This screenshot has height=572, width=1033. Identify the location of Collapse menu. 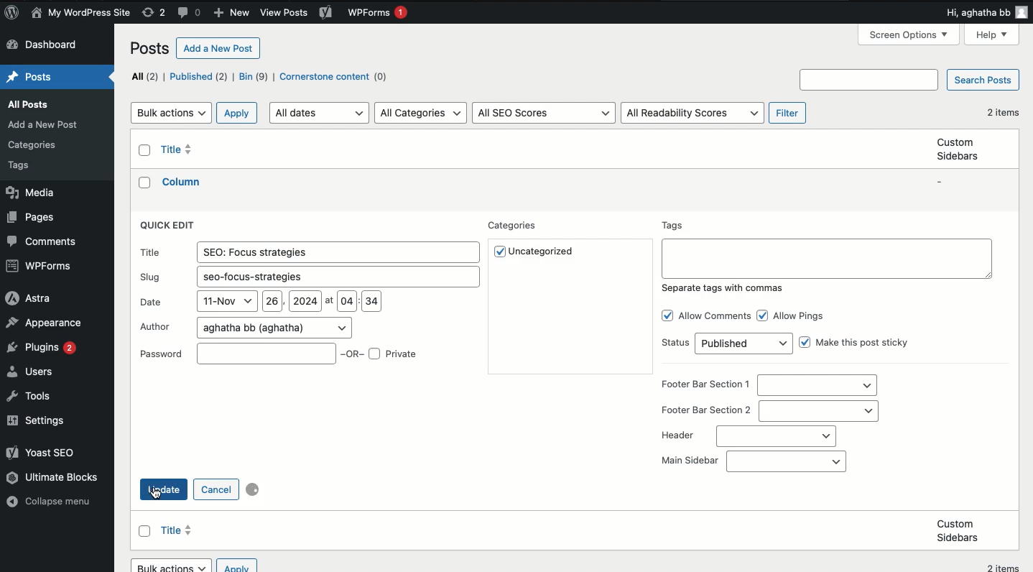
(53, 503).